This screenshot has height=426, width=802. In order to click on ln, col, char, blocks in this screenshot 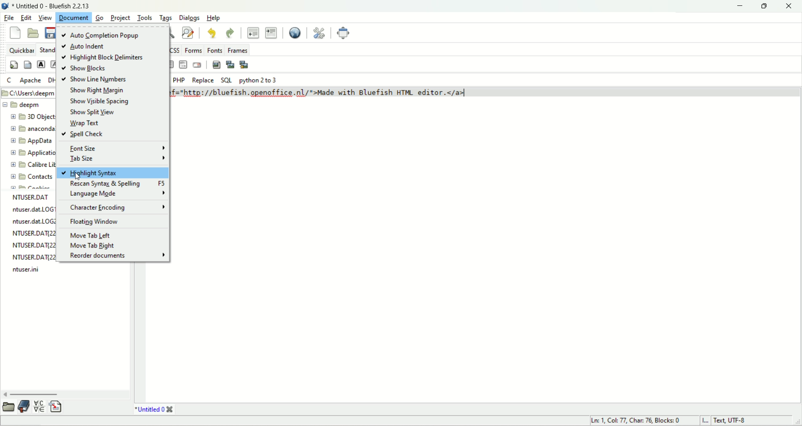, I will do `click(633, 421)`.